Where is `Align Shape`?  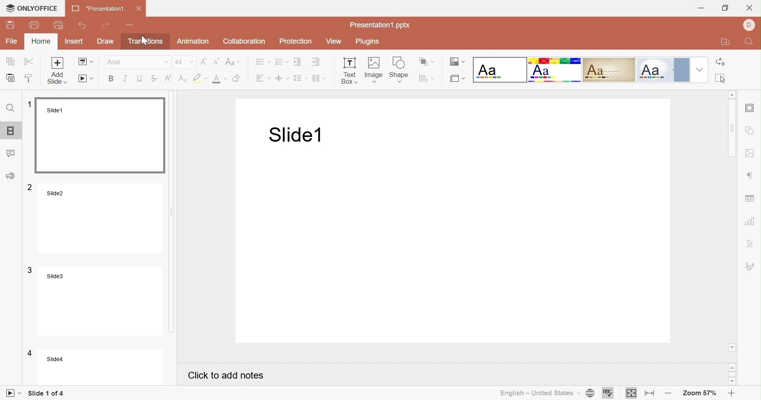 Align Shape is located at coordinates (428, 78).